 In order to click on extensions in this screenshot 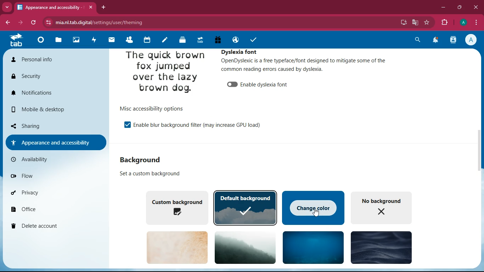, I will do `click(445, 22)`.